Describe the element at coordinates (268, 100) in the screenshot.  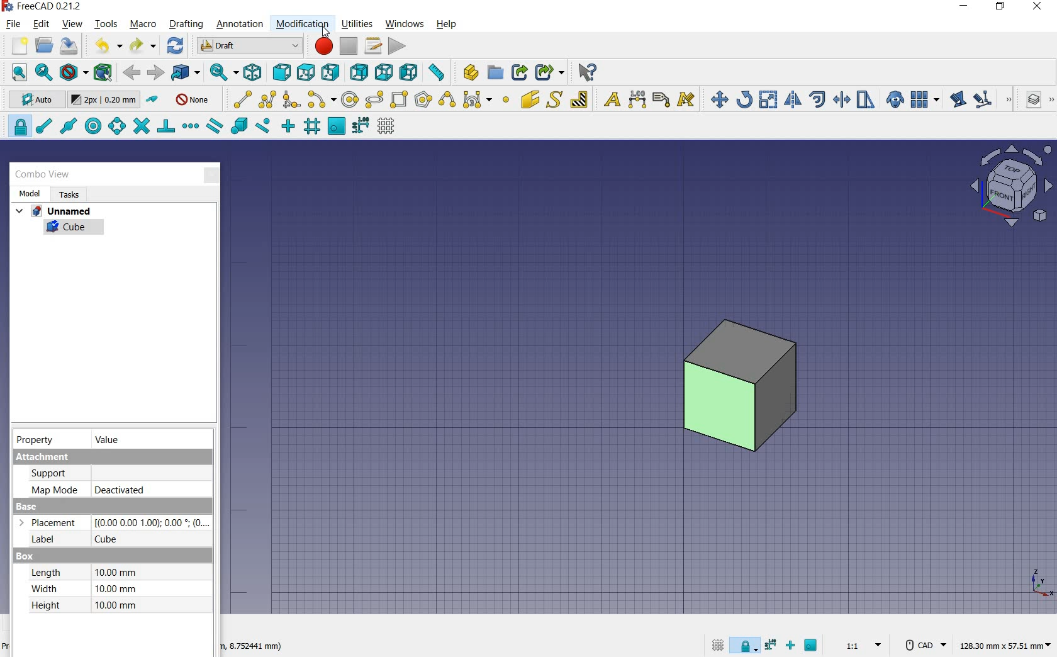
I see `polyline` at that location.